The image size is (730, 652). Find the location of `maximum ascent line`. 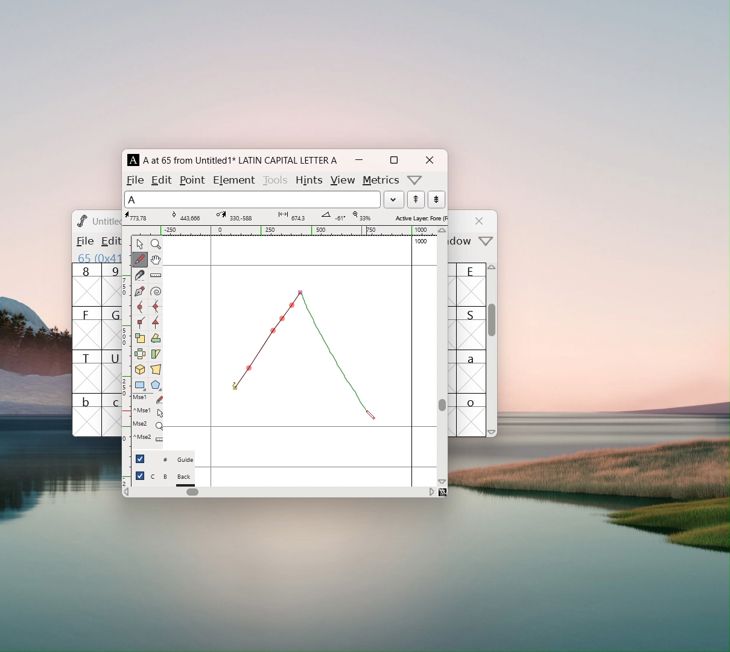

maximum ascent line is located at coordinates (300, 266).